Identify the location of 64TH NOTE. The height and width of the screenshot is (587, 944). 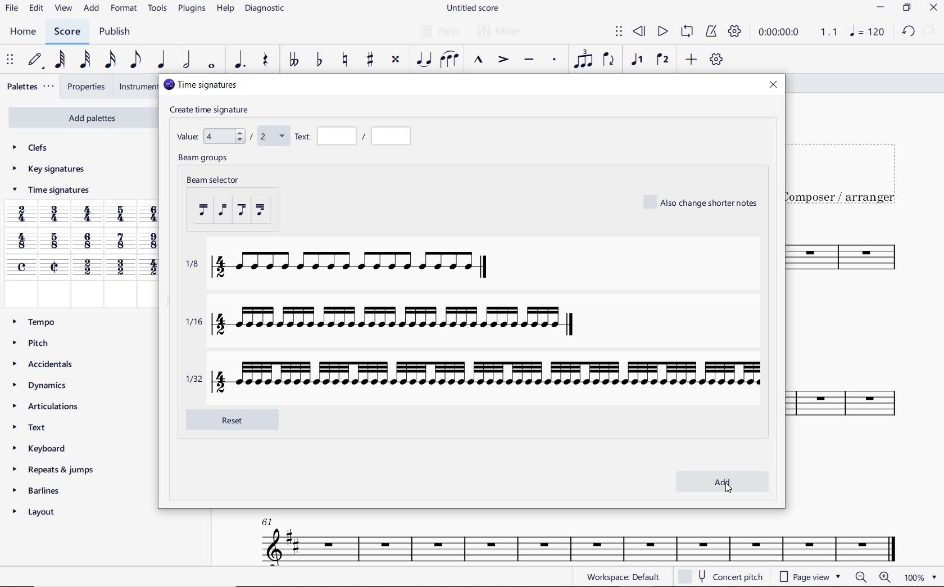
(60, 60).